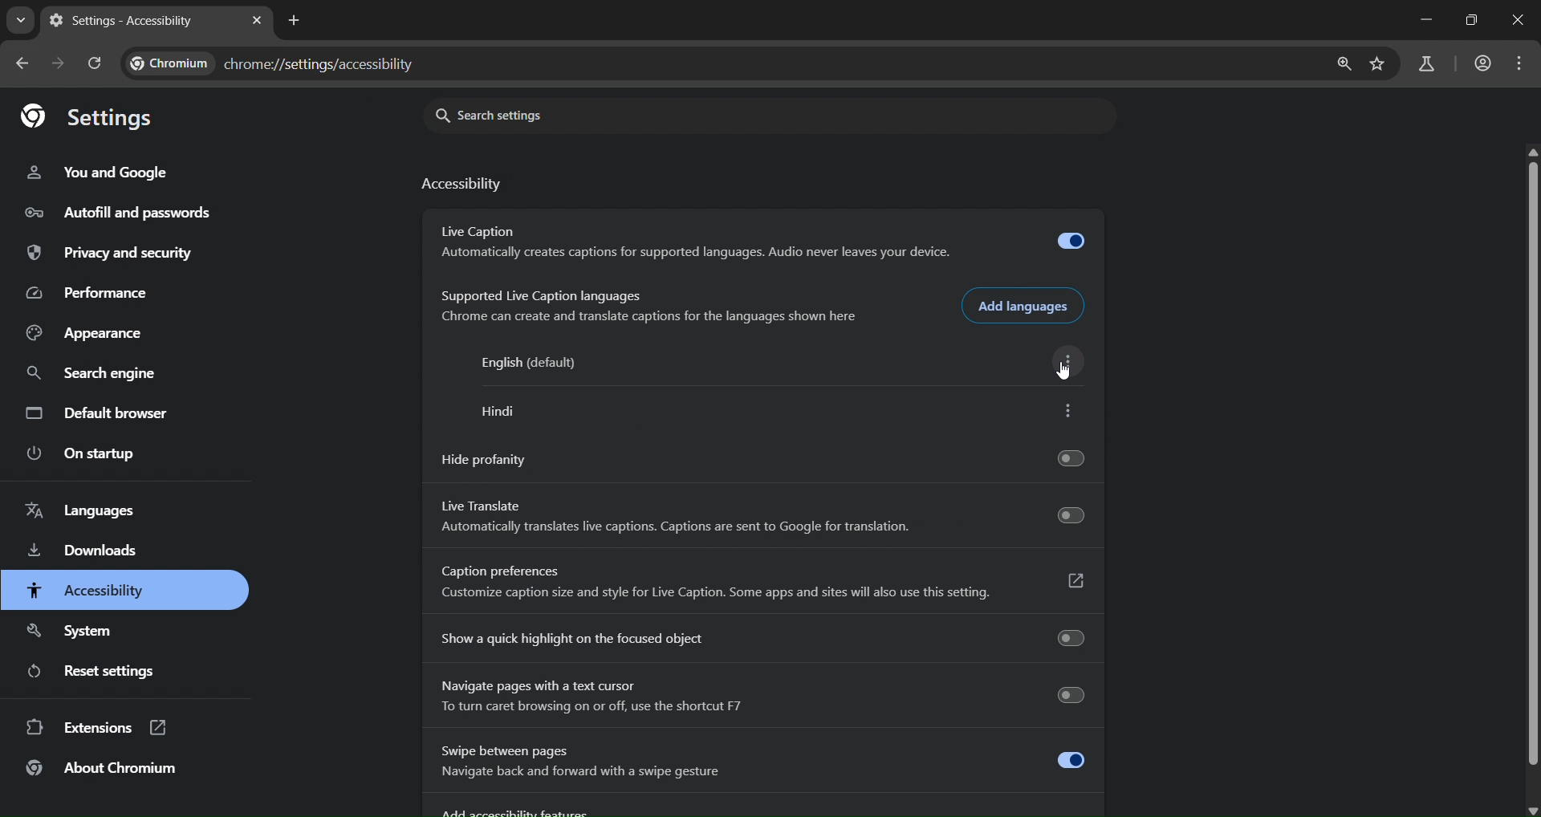 The height and width of the screenshot is (817, 1541). I want to click on hide profanity, so click(761, 459).